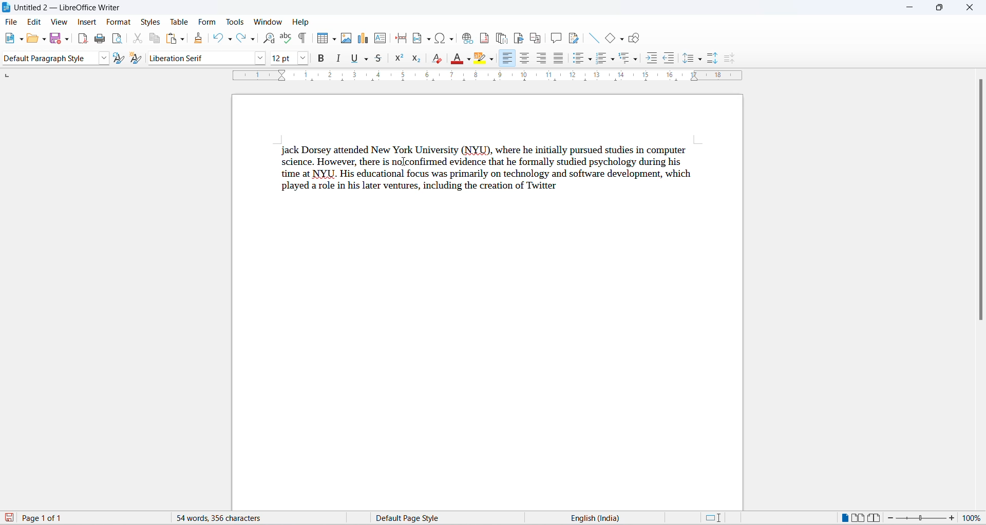 Image resolution: width=986 pixels, height=525 pixels. Describe the element at coordinates (322, 59) in the screenshot. I see `bold` at that location.